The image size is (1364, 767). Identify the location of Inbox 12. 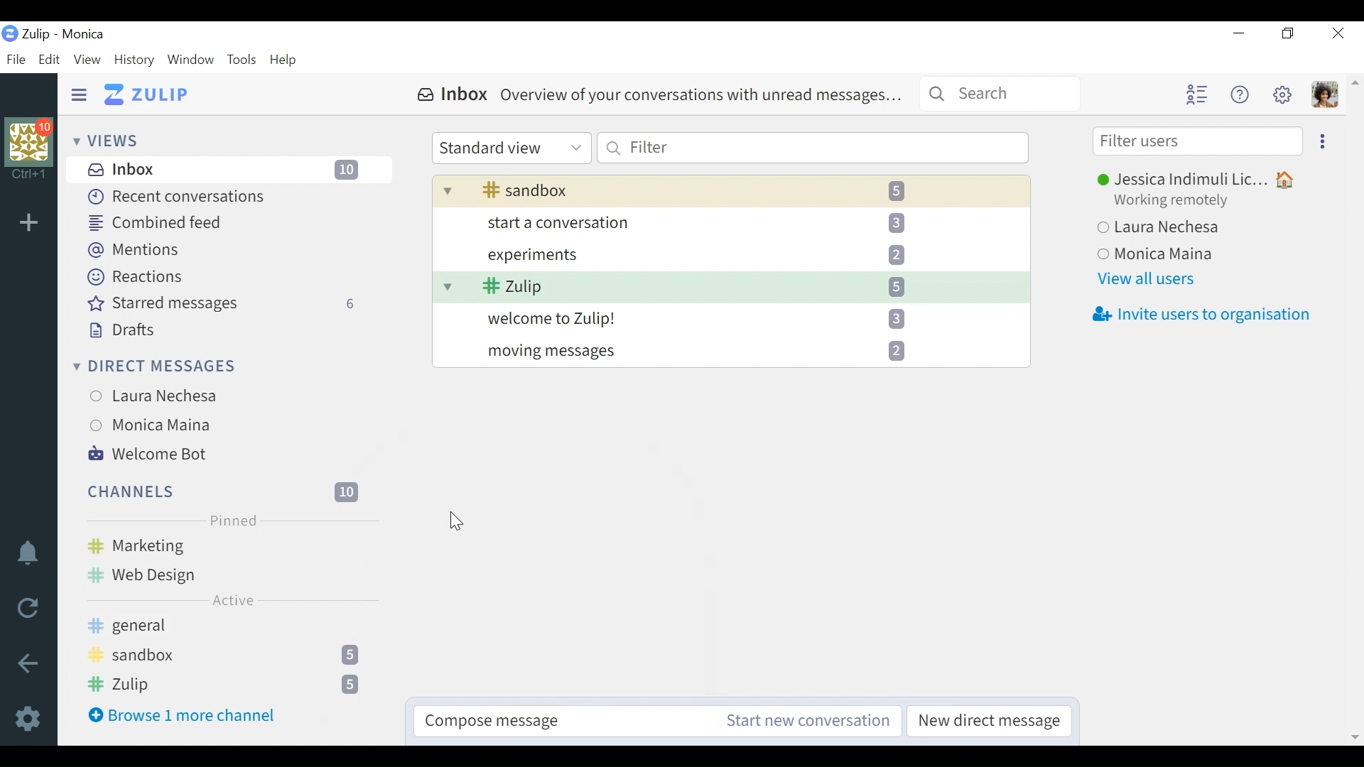
(232, 169).